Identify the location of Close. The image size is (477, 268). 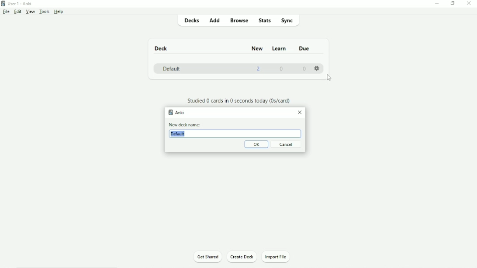
(300, 113).